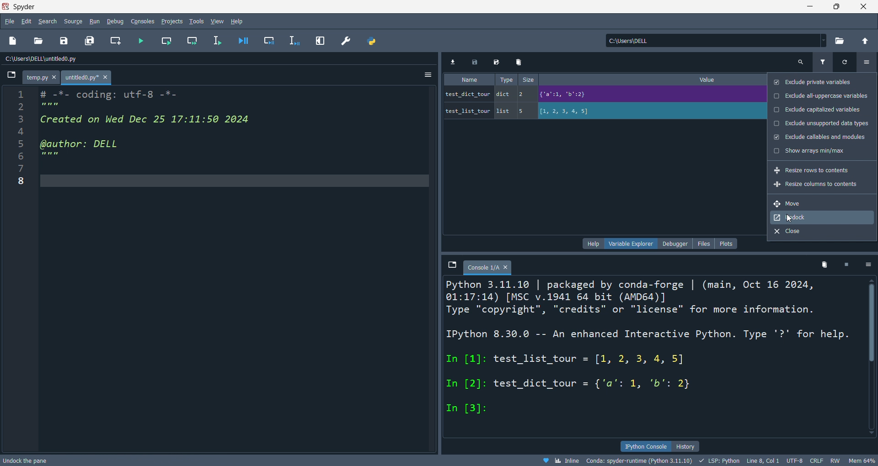 This screenshot has width=878, height=466. What do you see at coordinates (192, 41) in the screenshot?
I see `run cell and move` at bounding box center [192, 41].